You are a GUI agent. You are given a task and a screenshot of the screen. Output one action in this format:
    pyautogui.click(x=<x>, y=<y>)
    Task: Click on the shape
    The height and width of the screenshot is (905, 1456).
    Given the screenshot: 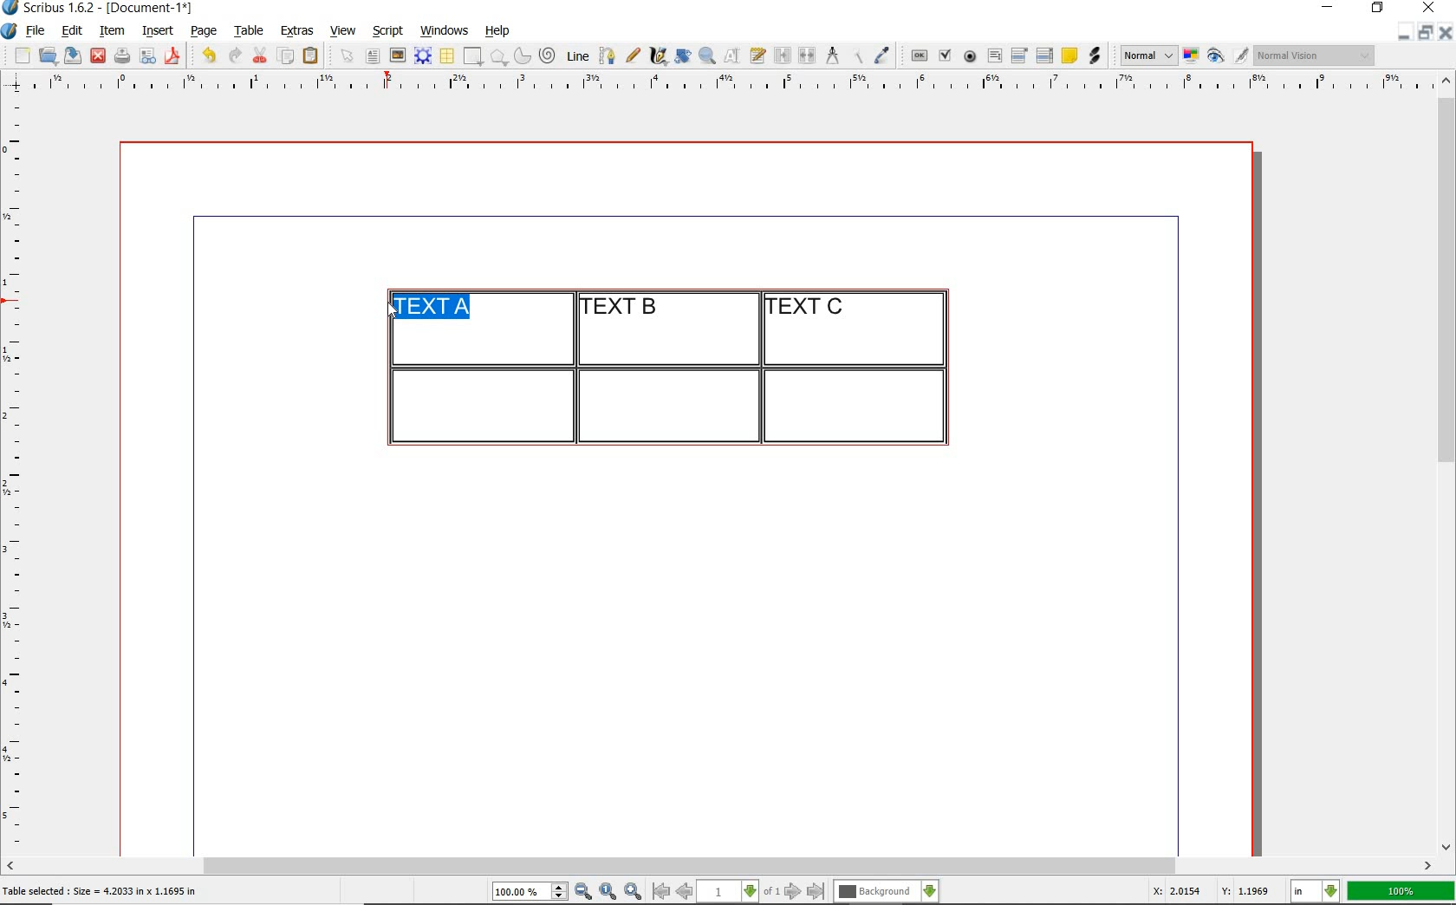 What is the action you would take?
    pyautogui.click(x=475, y=57)
    